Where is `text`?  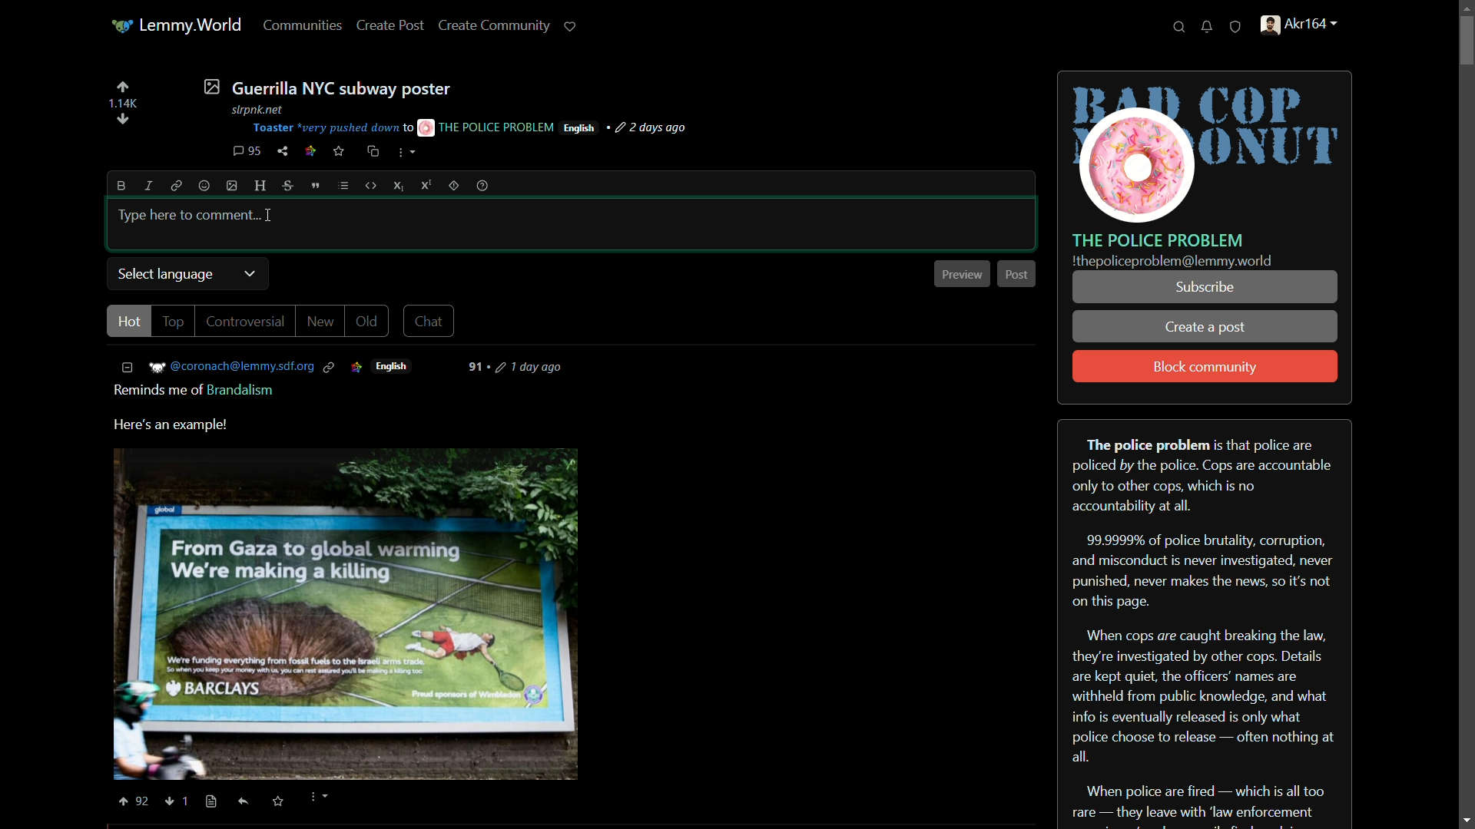
text is located at coordinates (197, 392).